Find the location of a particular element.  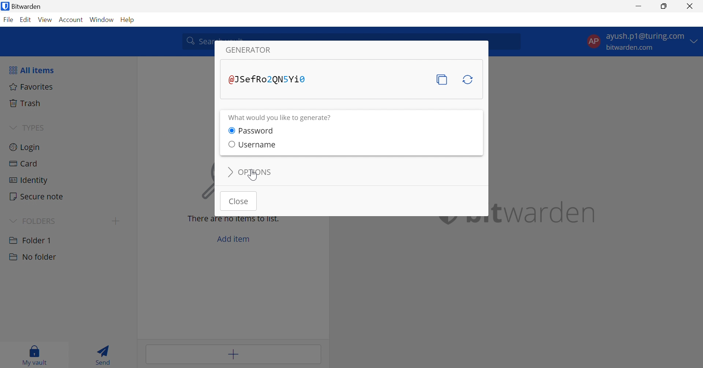

Restore Down is located at coordinates (664, 6).